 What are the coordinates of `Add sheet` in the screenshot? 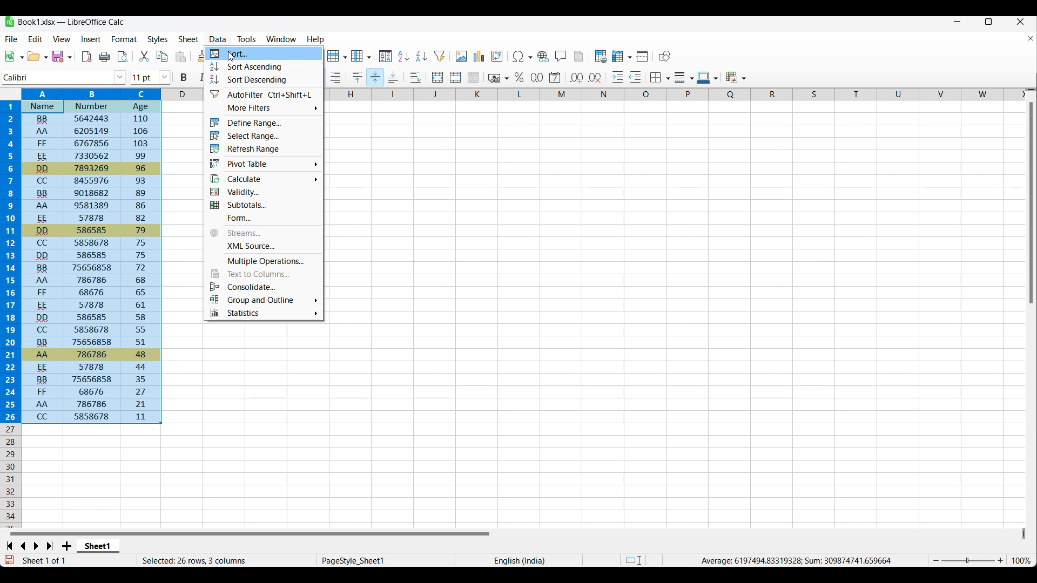 It's located at (66, 546).